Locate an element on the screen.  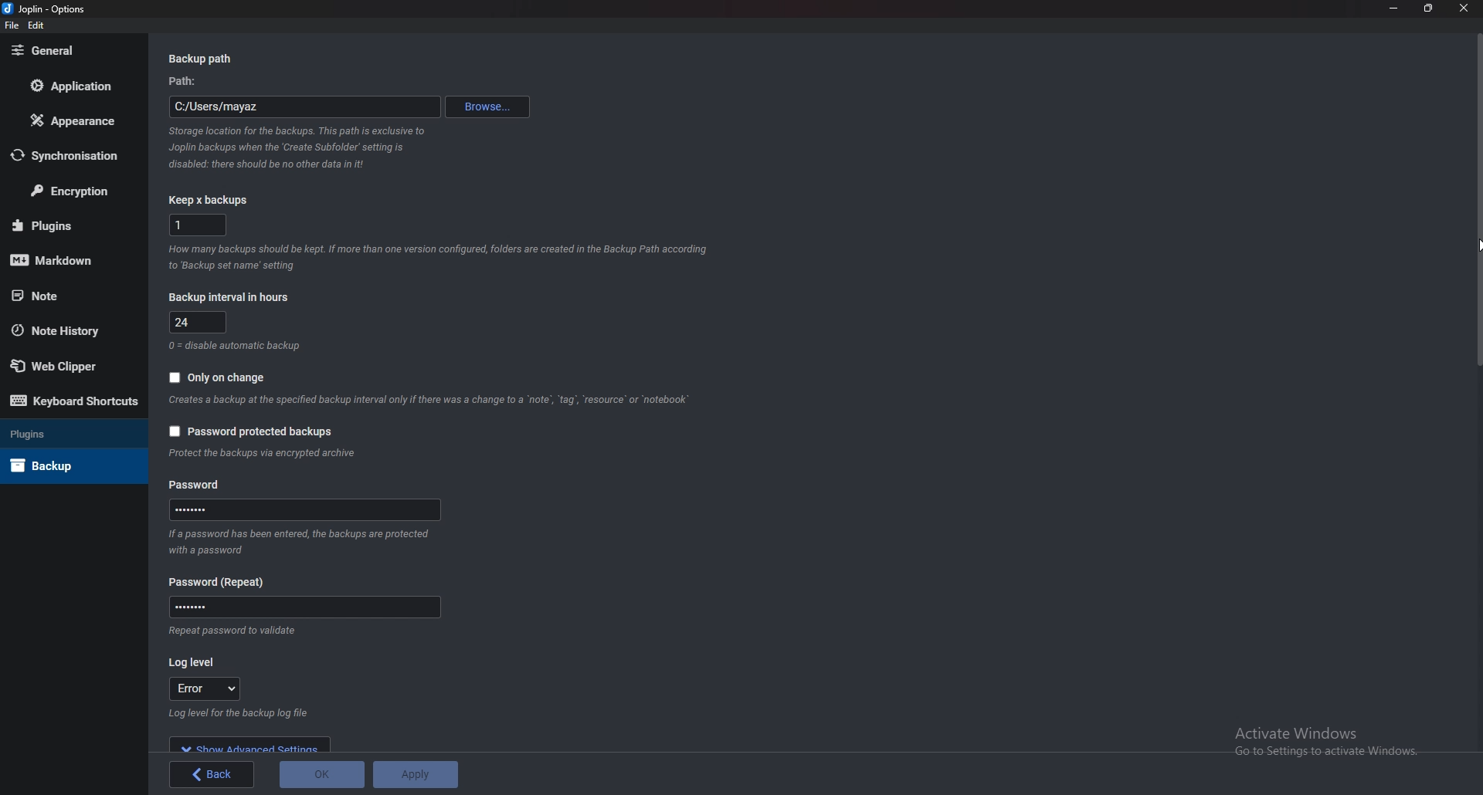
Encryption is located at coordinates (72, 191).